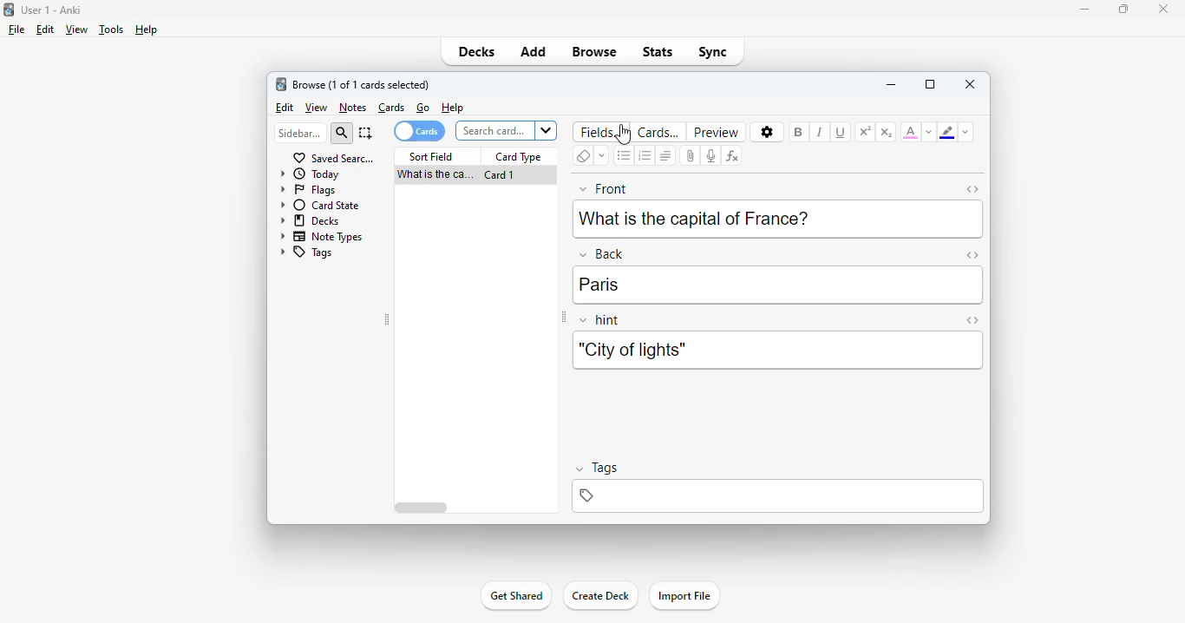 The height and width of the screenshot is (623, 1185). Describe the element at coordinates (604, 187) in the screenshot. I see `front` at that location.